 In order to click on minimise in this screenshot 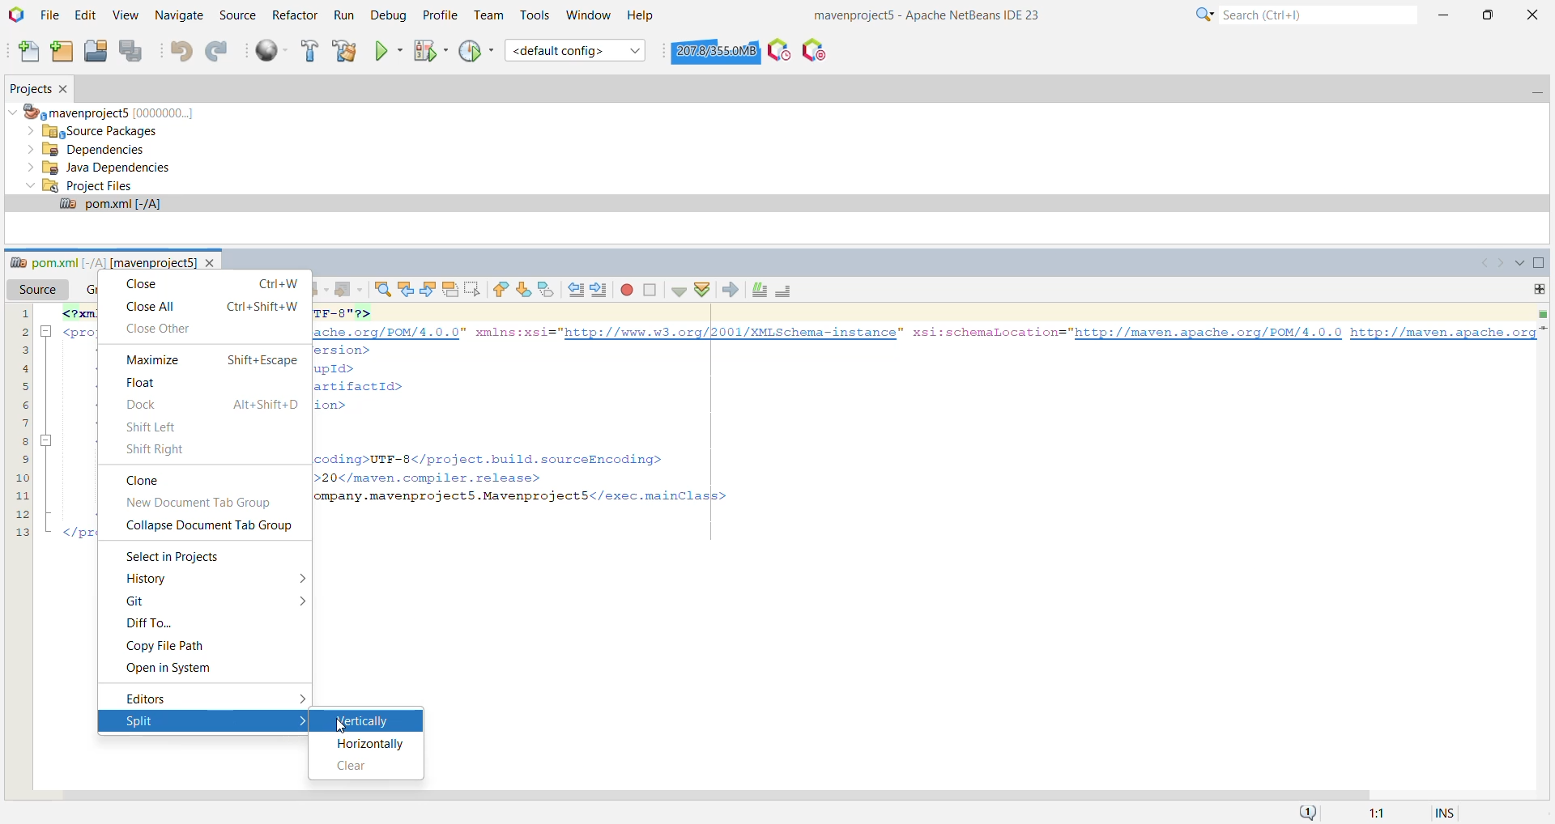, I will do `click(49, 440)`.